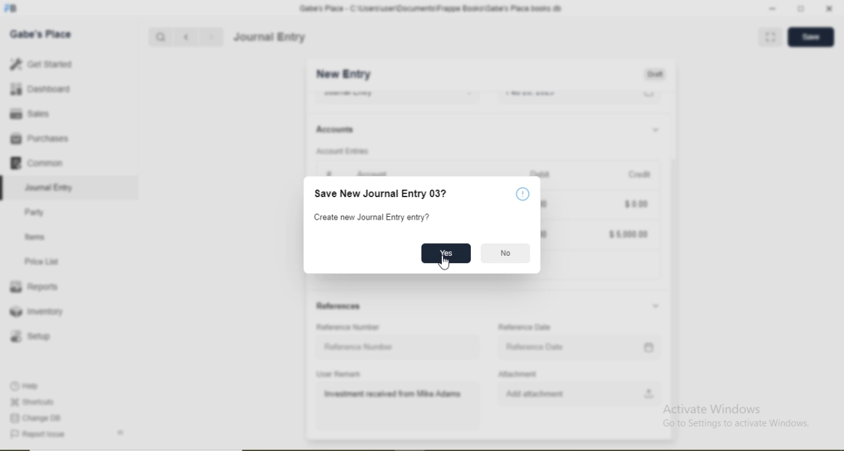  What do you see at coordinates (655, 306) in the screenshot?
I see `Dropdown` at bounding box center [655, 306].